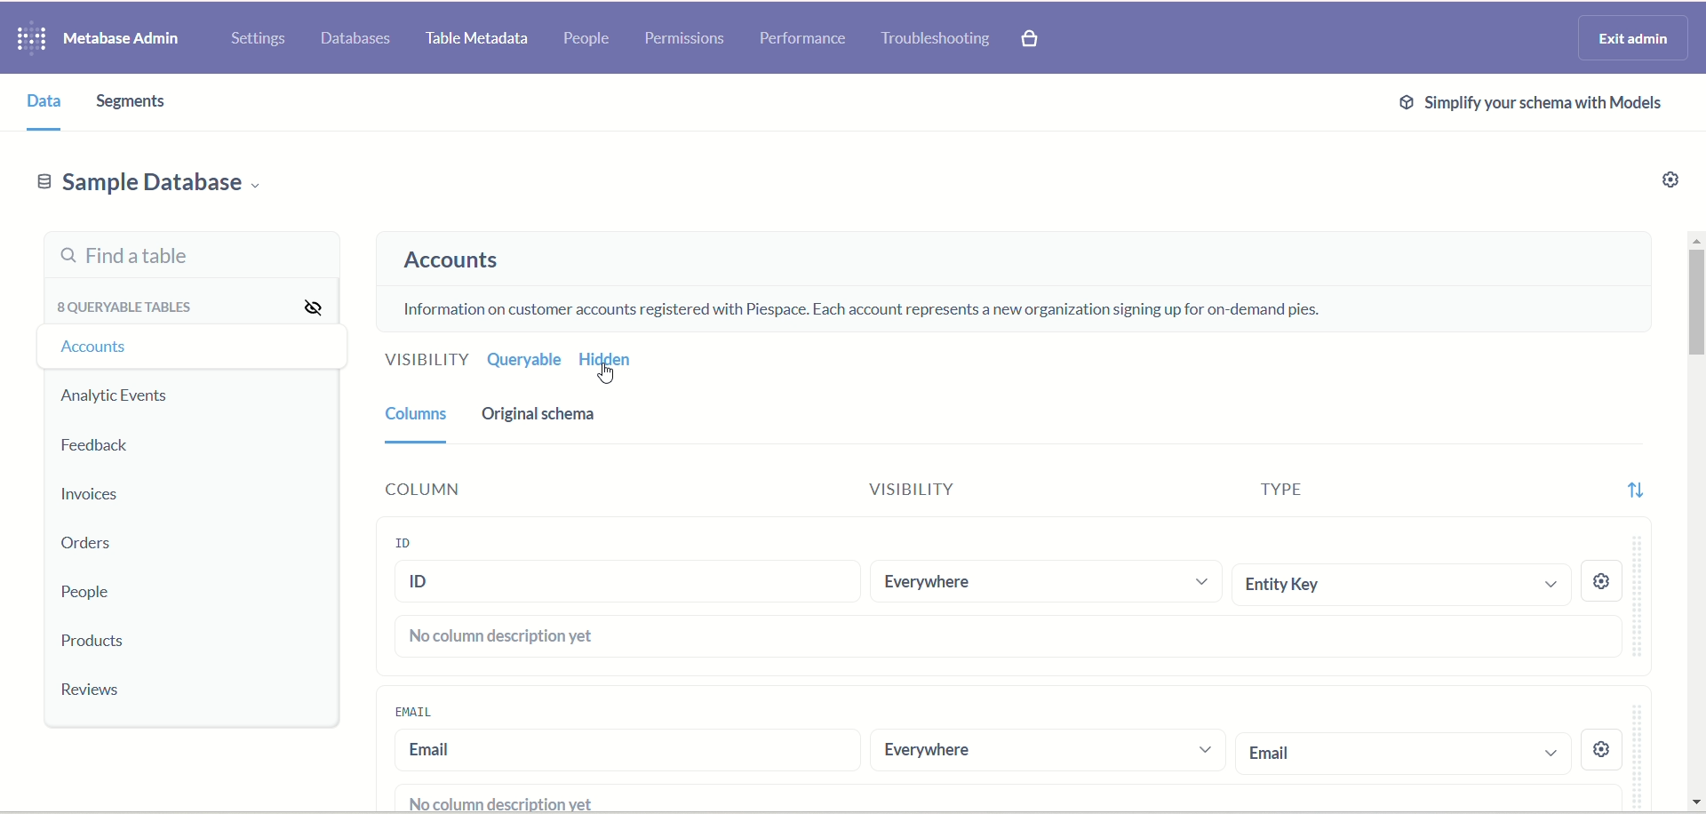  What do you see at coordinates (626, 584) in the screenshot?
I see `ID` at bounding box center [626, 584].